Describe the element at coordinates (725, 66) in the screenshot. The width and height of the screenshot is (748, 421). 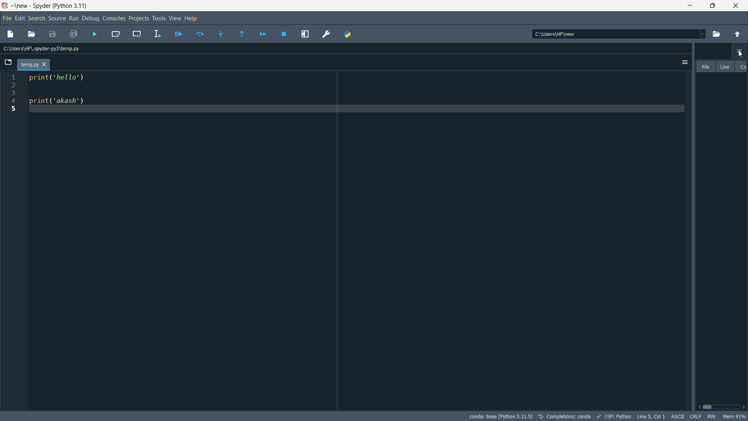
I see `line` at that location.